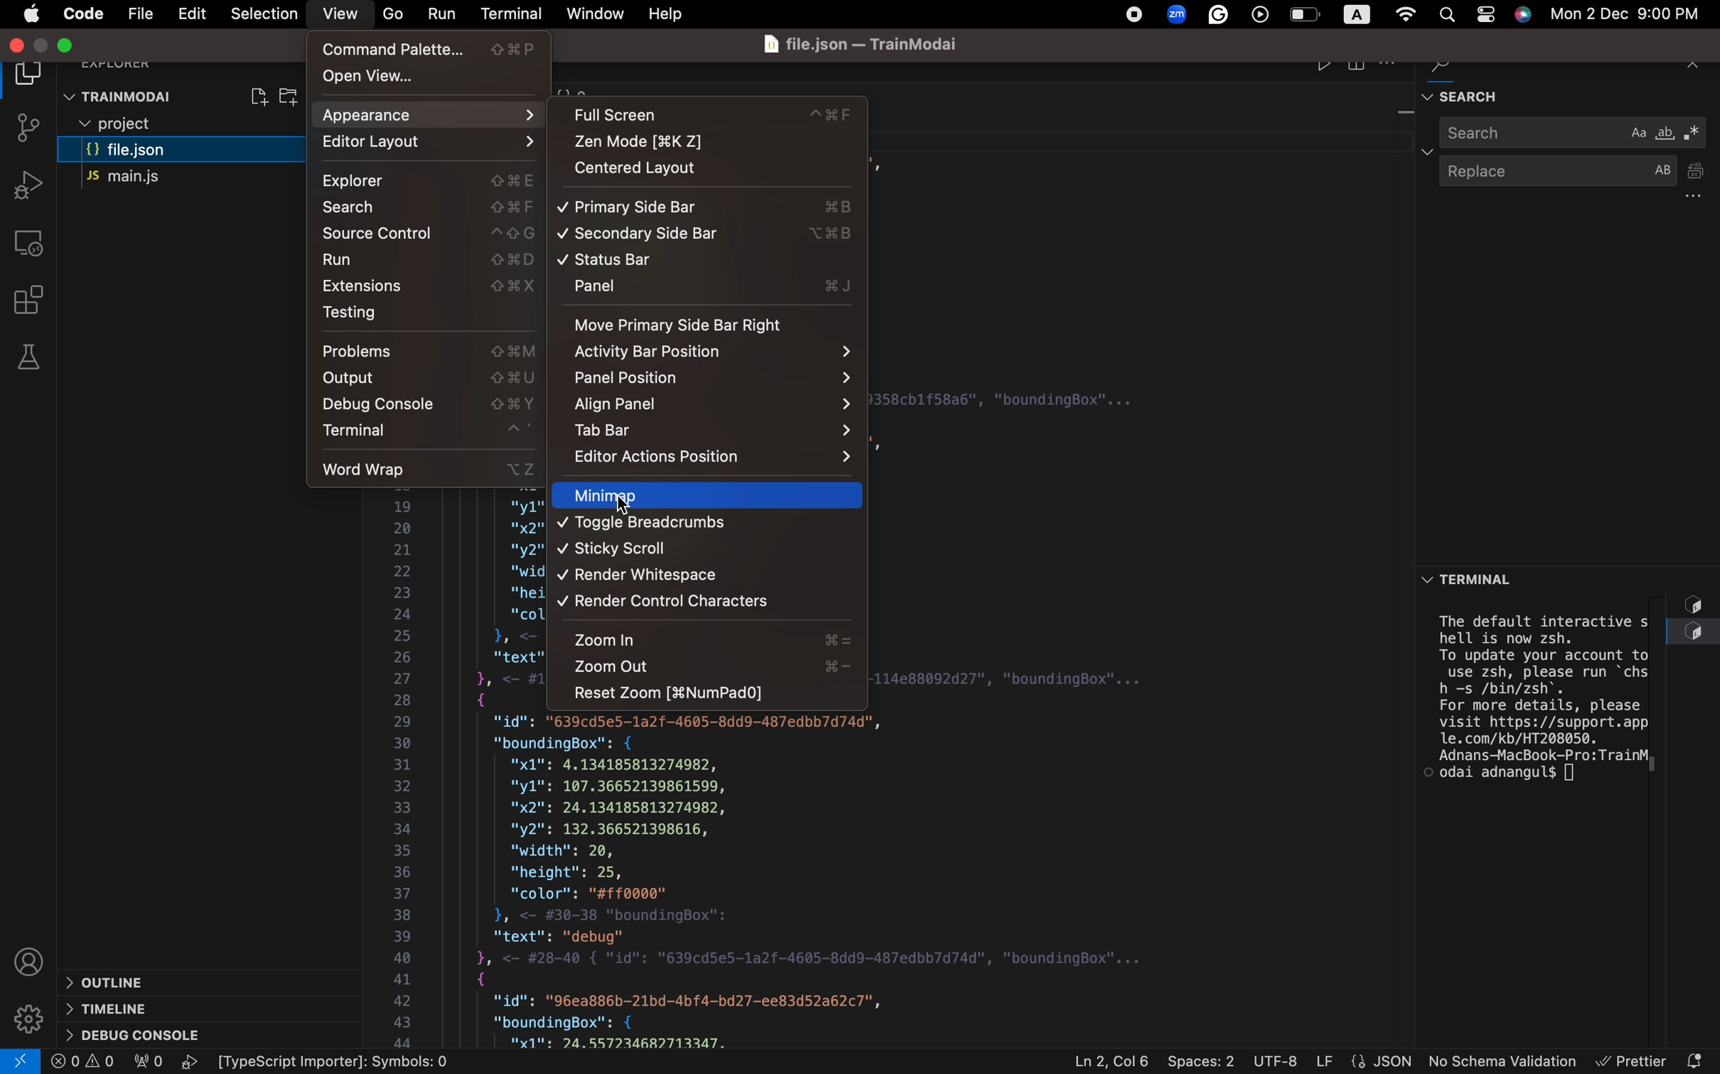  I want to click on Explorer , so click(431, 182).